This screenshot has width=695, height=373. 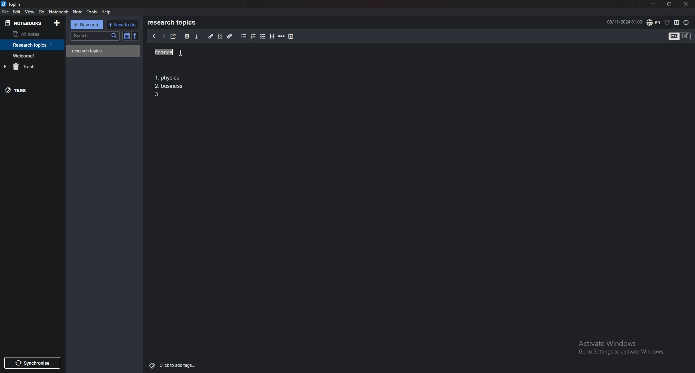 I want to click on toggle external editor, so click(x=173, y=37).